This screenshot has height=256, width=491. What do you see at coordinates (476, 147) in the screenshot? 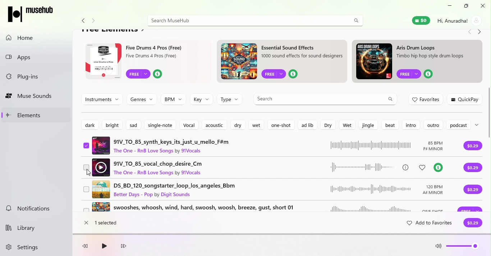
I see `Purchase` at bounding box center [476, 147].